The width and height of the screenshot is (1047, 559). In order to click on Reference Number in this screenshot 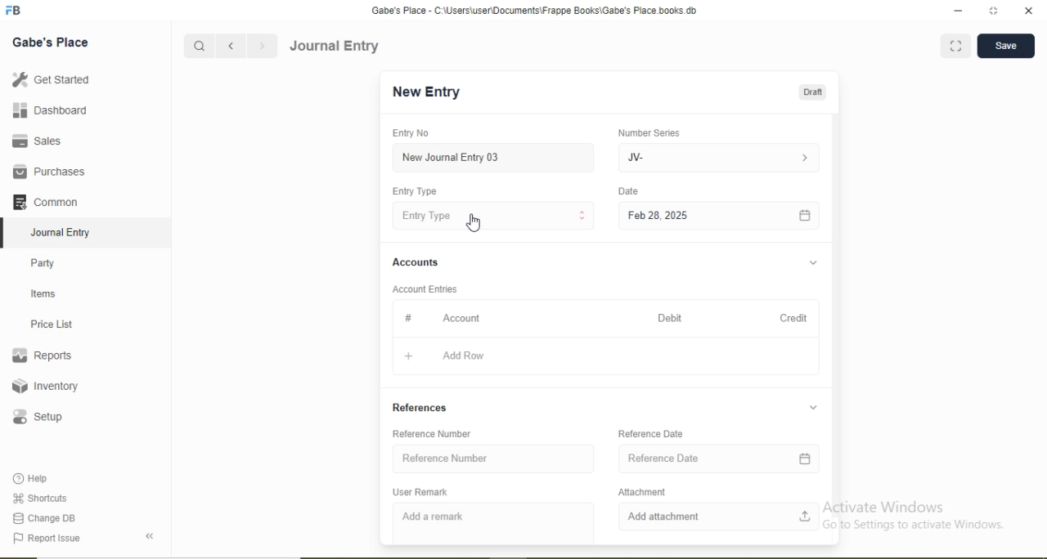, I will do `click(445, 458)`.